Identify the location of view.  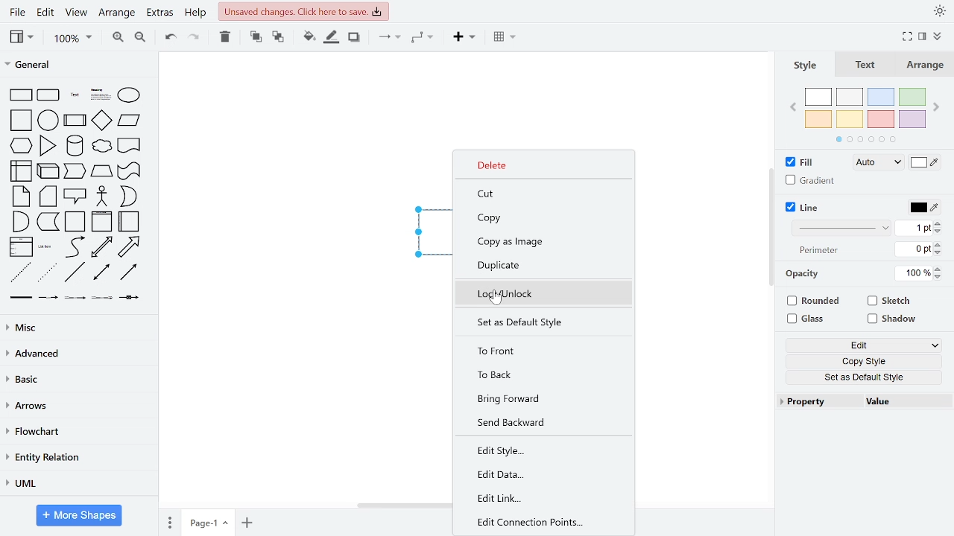
(24, 37).